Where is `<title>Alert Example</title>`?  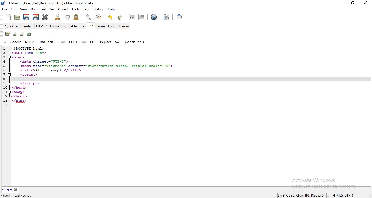
<title>Alert Example</title> is located at coordinates (51, 70).